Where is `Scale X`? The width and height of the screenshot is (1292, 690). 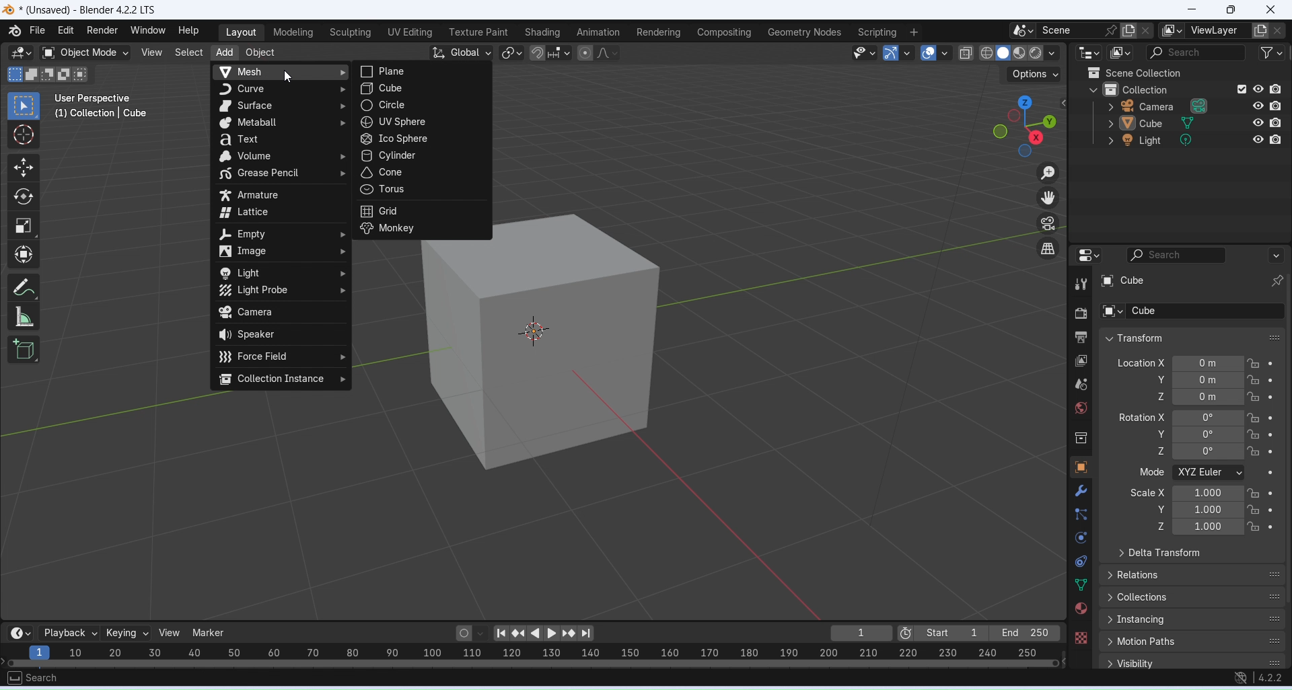 Scale X is located at coordinates (1224, 494).